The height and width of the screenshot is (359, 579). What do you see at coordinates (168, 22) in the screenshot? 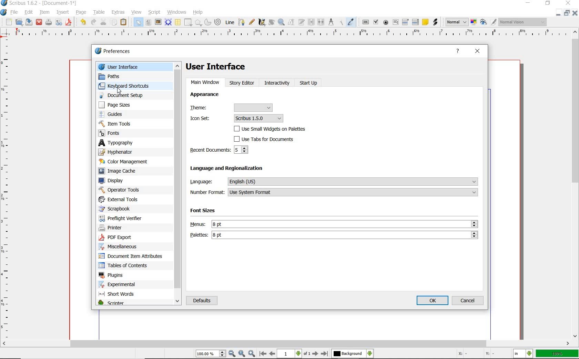
I see `render frame` at bounding box center [168, 22].